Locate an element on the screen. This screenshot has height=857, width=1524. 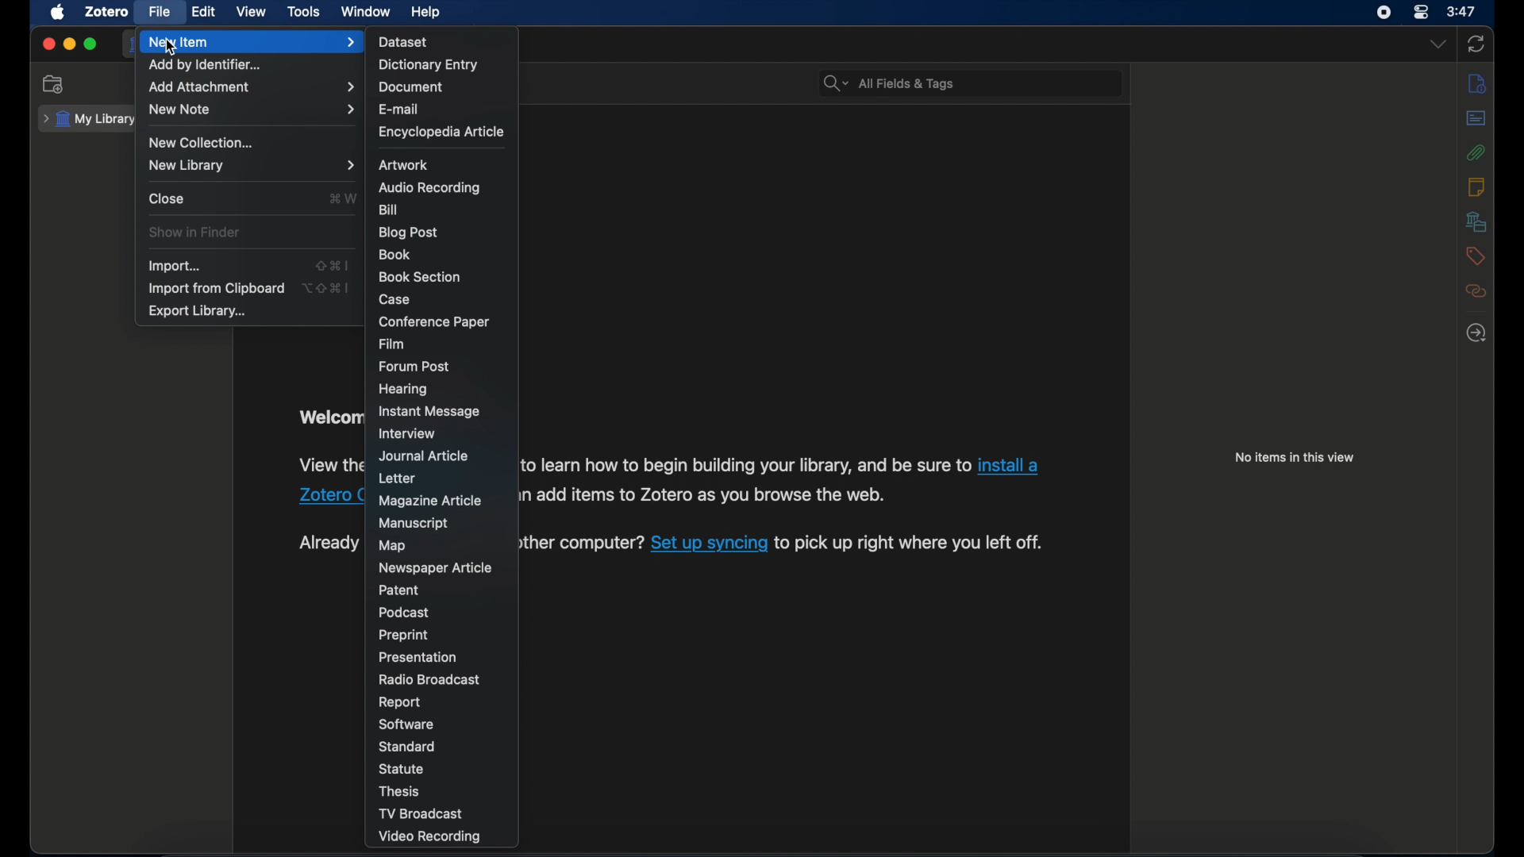
zotero is located at coordinates (108, 12).